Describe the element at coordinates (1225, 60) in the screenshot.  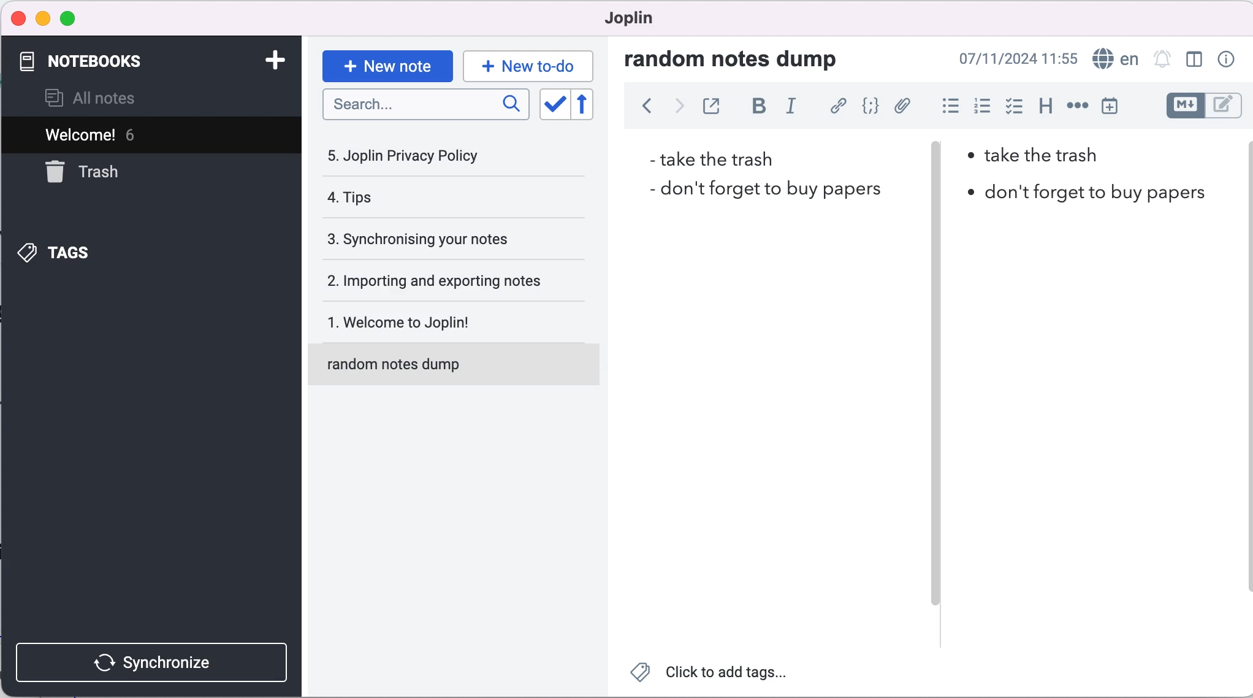
I see `note properties` at that location.